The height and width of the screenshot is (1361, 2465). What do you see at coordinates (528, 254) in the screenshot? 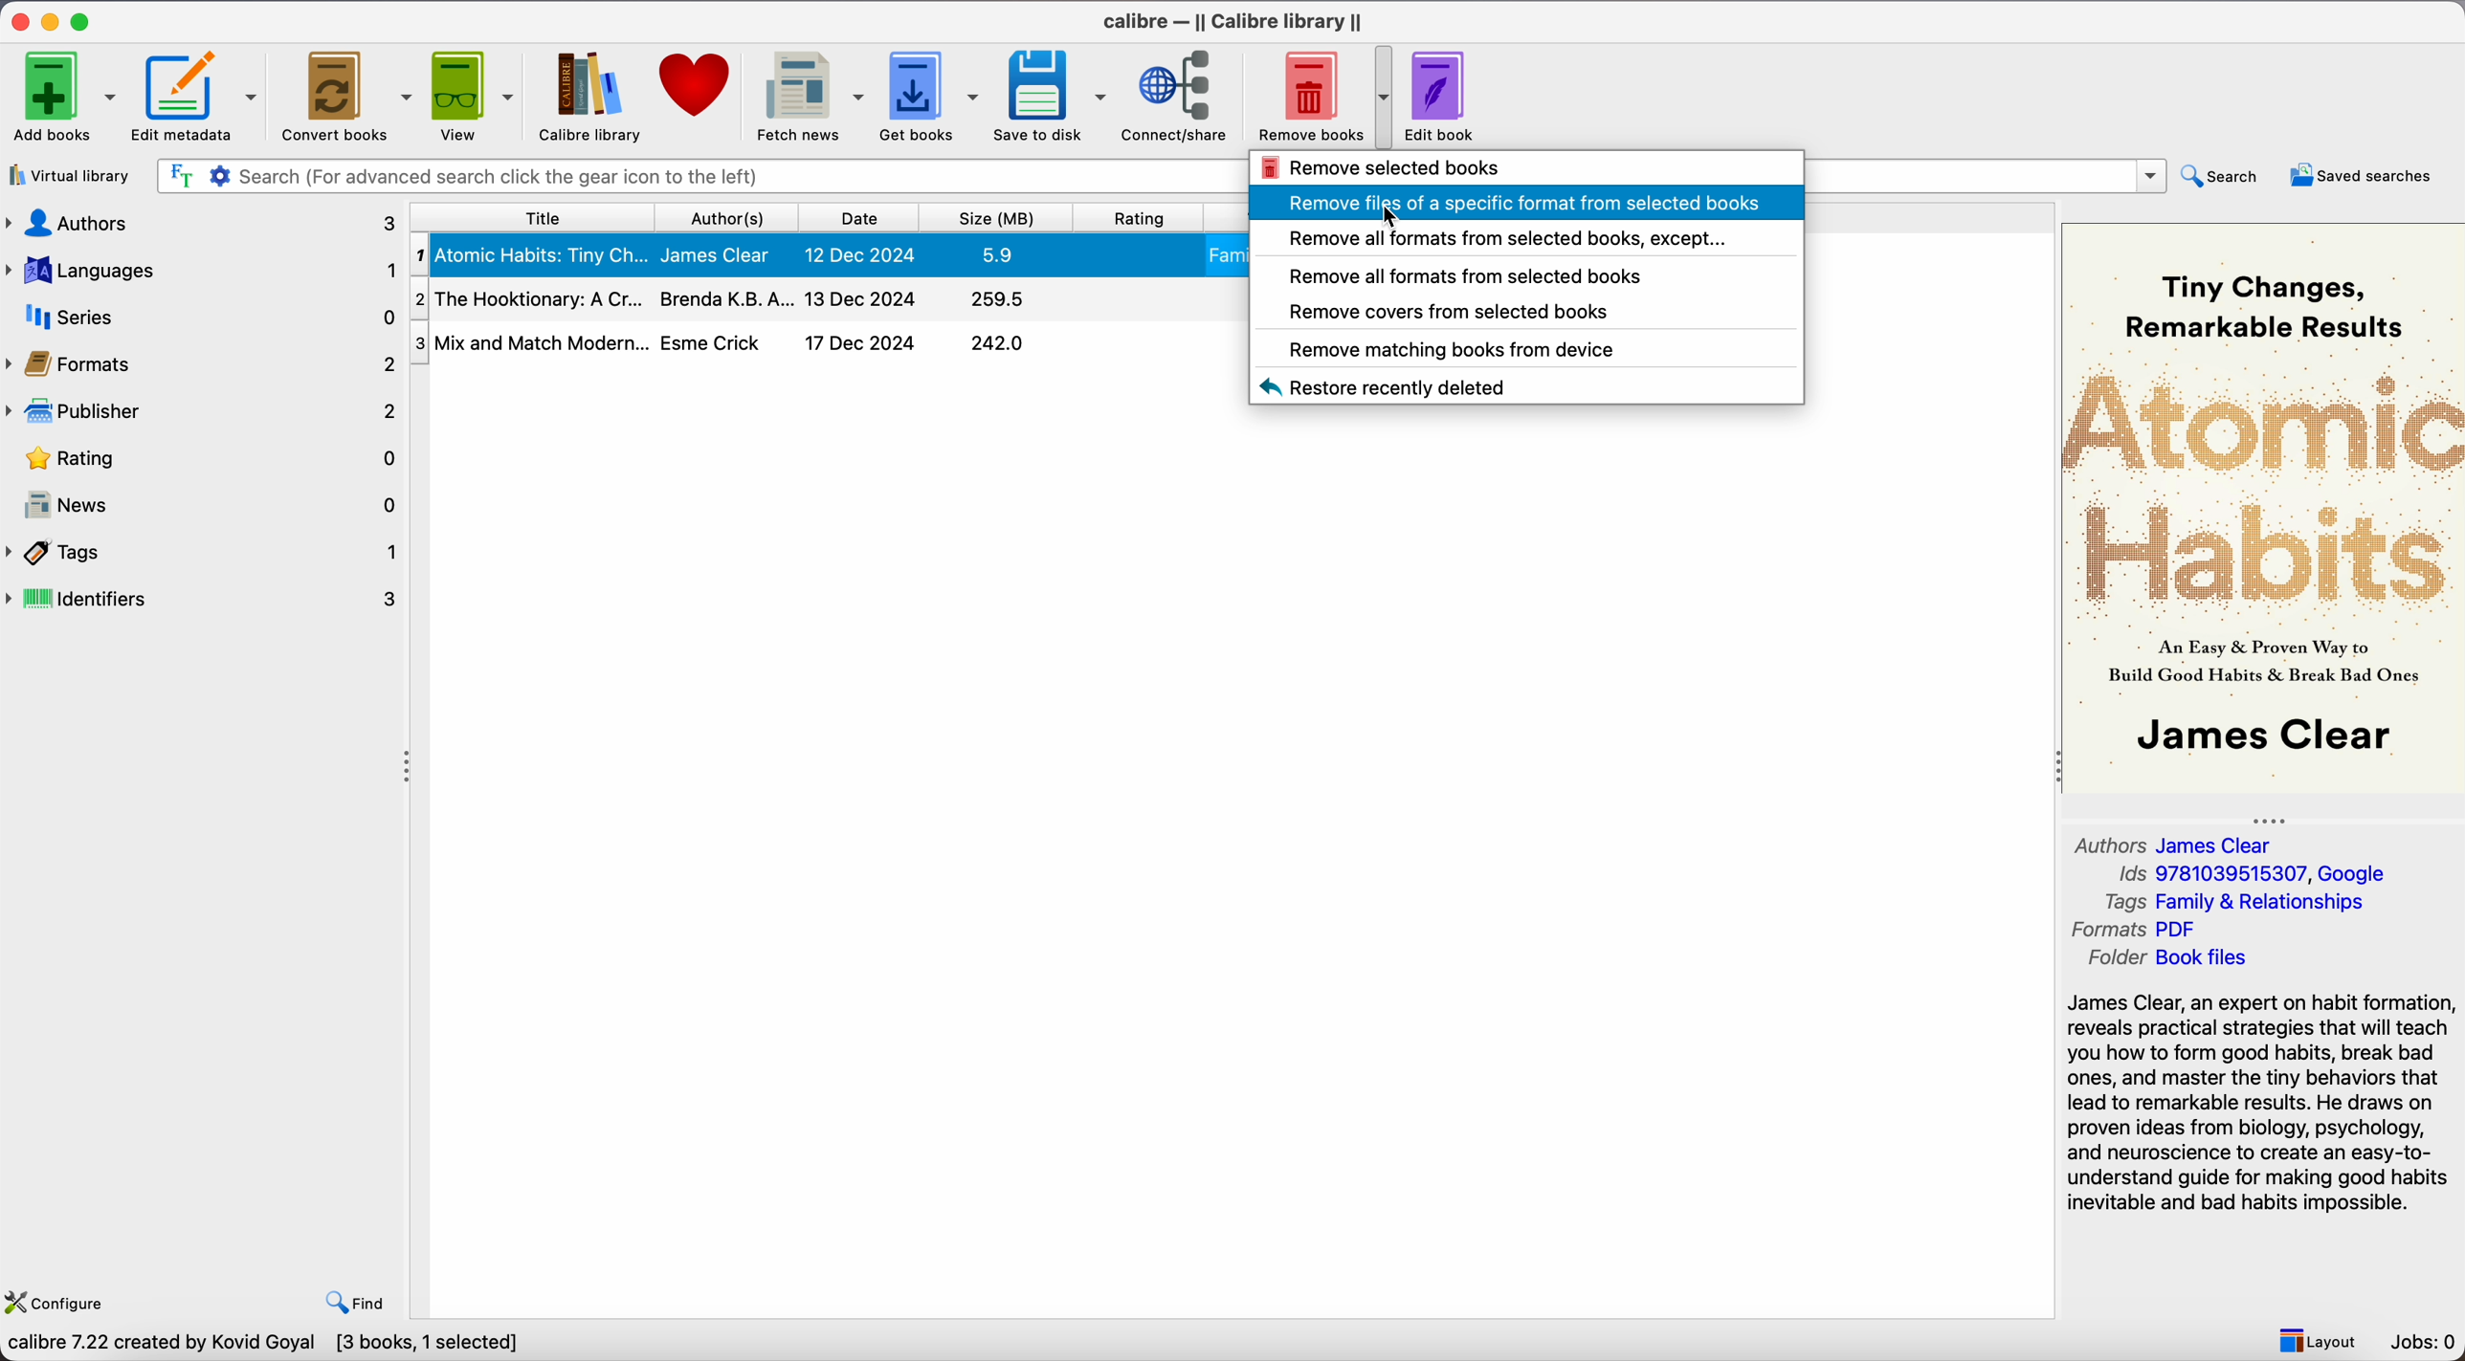
I see `Atomic Habits: Tiny Ch...` at bounding box center [528, 254].